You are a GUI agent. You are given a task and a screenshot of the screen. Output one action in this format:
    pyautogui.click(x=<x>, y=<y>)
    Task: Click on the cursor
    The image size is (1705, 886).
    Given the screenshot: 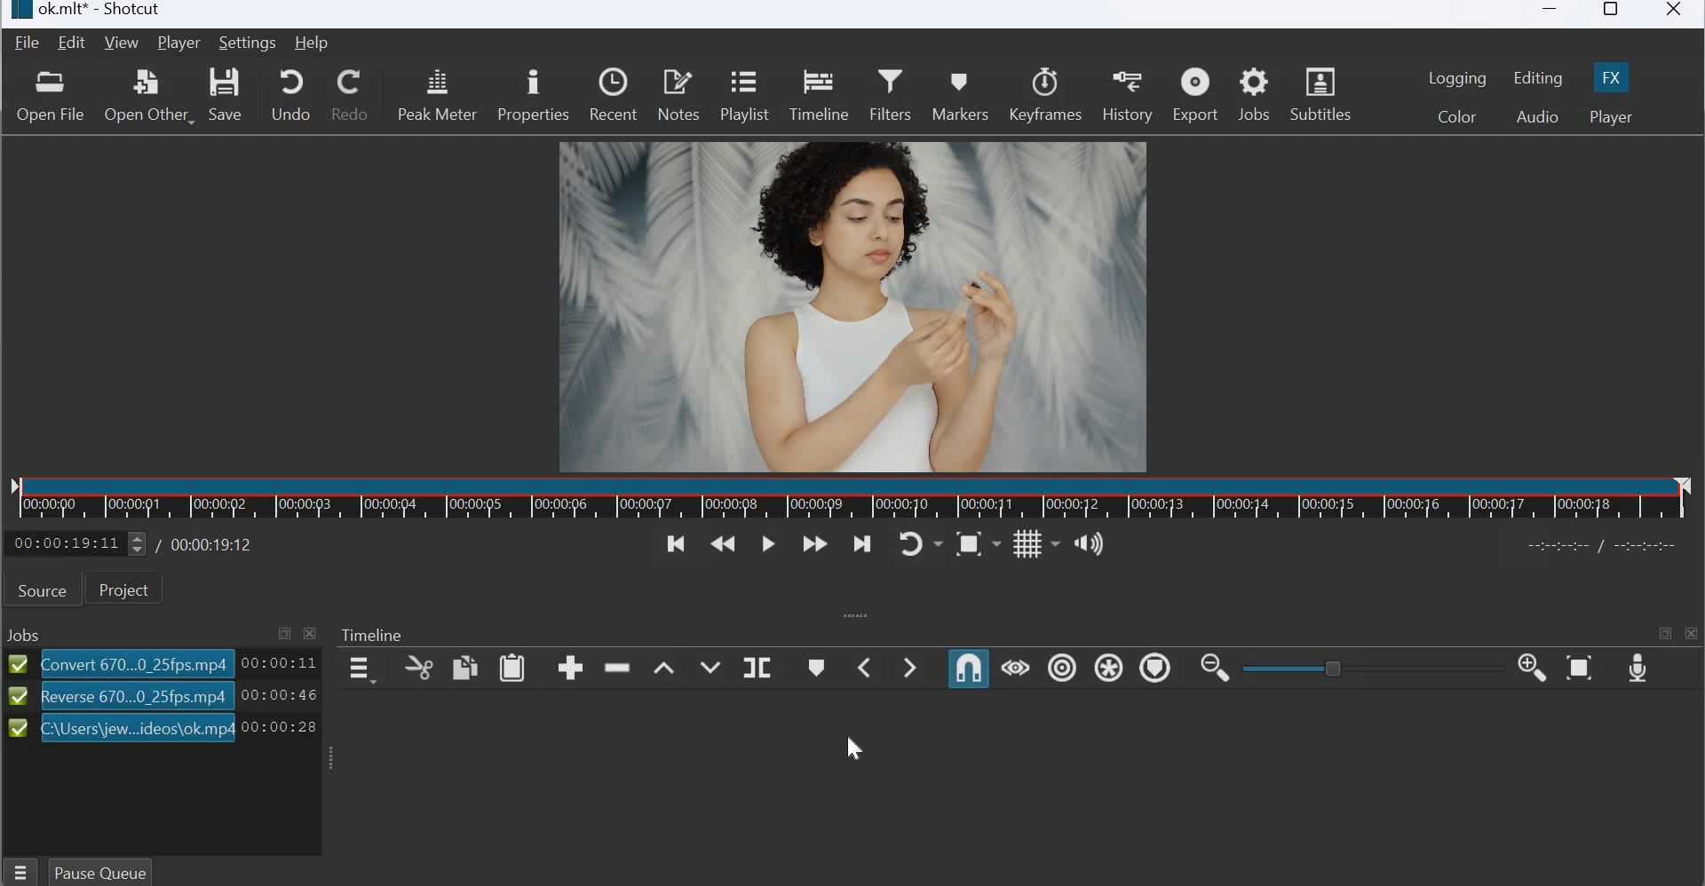 What is the action you would take?
    pyautogui.click(x=856, y=748)
    